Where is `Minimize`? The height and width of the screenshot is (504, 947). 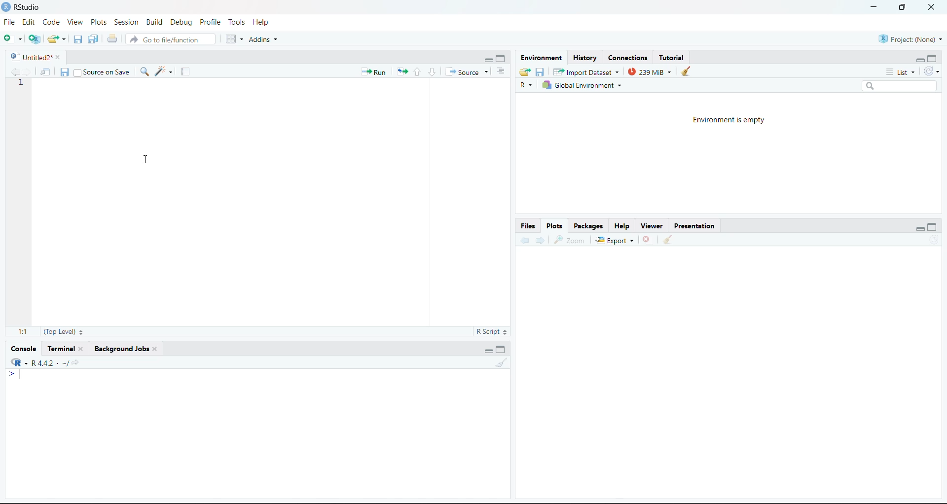
Minimize is located at coordinates (874, 7).